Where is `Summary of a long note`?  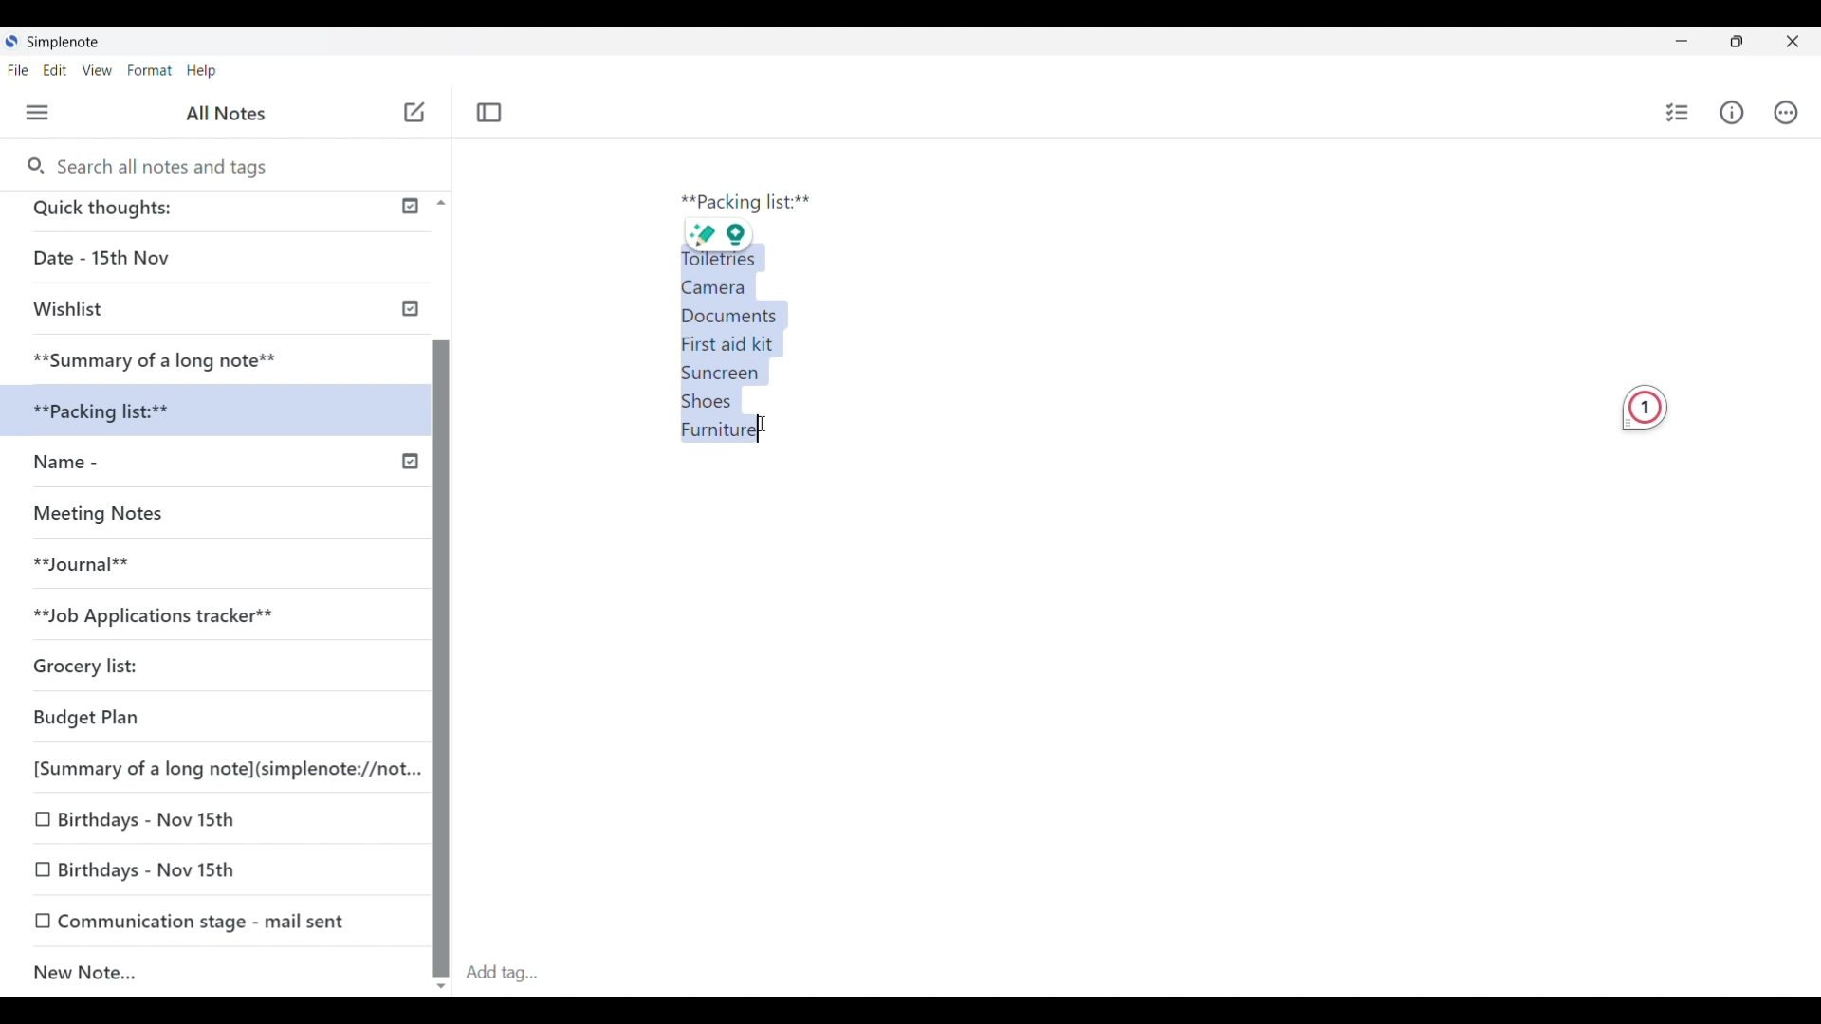
Summary of a long note is located at coordinates (157, 357).